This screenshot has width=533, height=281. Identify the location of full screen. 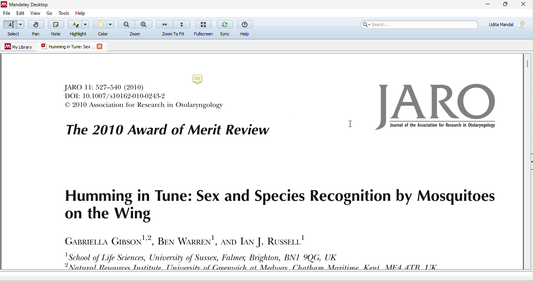
(205, 28).